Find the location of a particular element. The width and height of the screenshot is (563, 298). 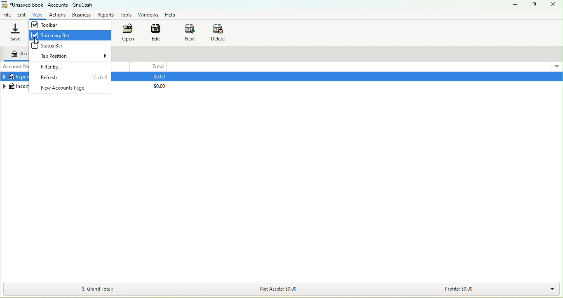

Summary bar is located at coordinates (71, 35).